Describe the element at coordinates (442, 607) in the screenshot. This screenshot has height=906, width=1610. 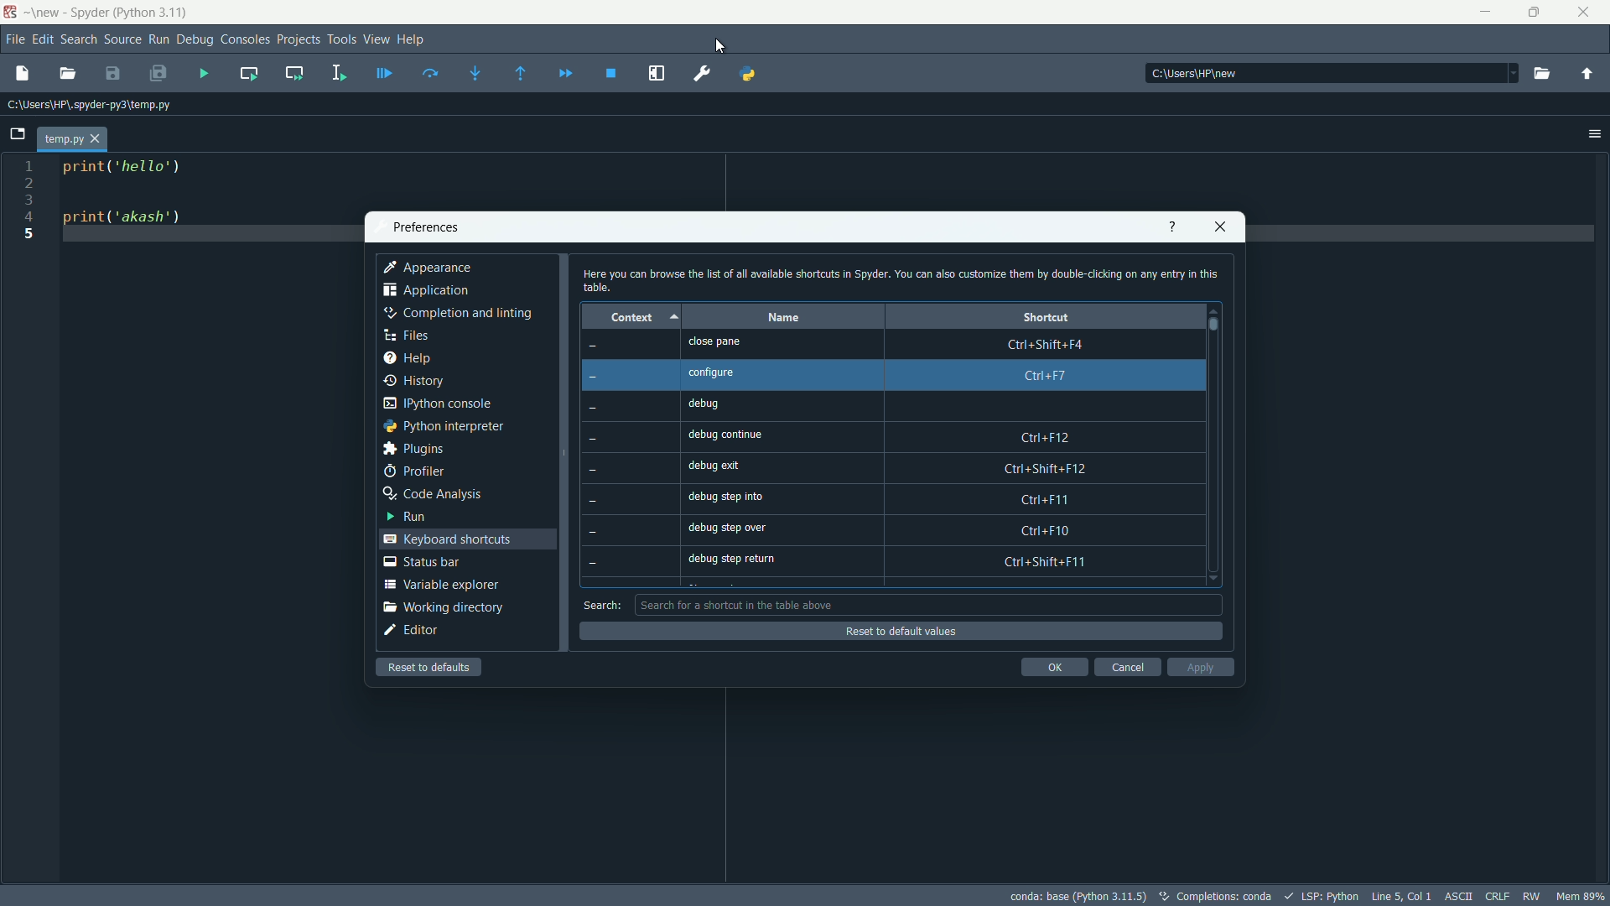
I see `working directory` at that location.